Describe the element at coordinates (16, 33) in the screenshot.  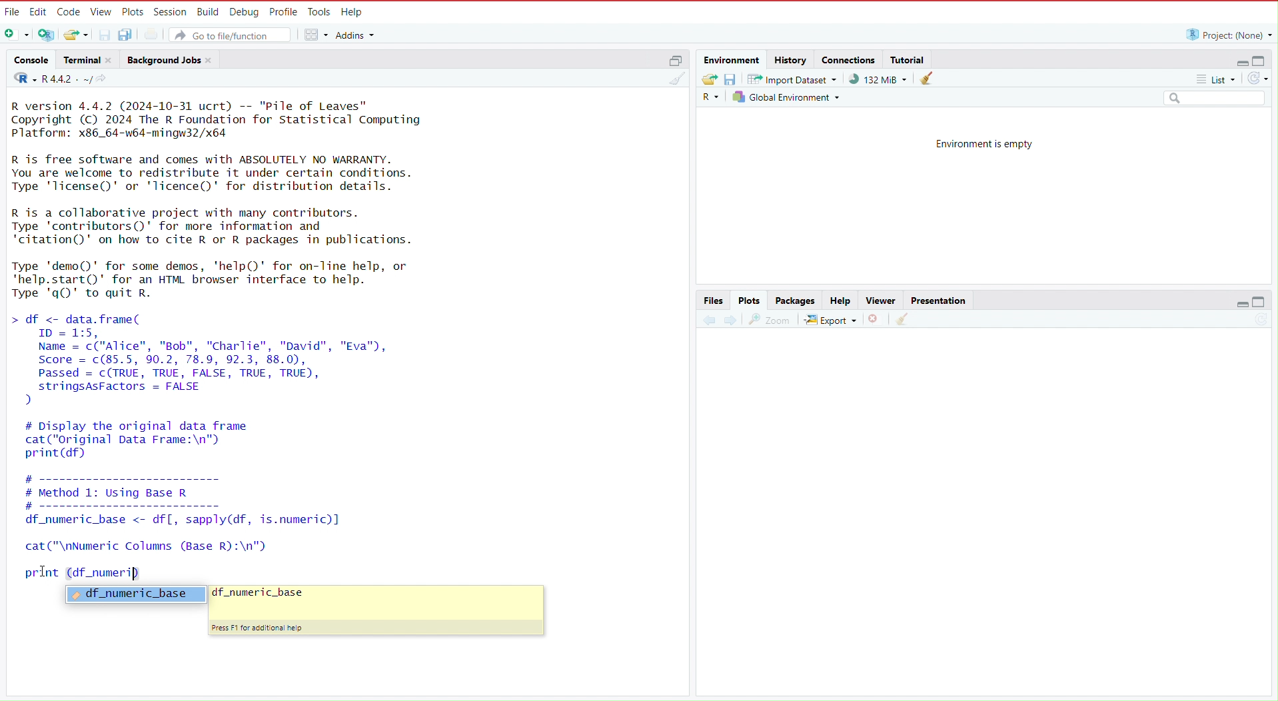
I see `New file` at that location.